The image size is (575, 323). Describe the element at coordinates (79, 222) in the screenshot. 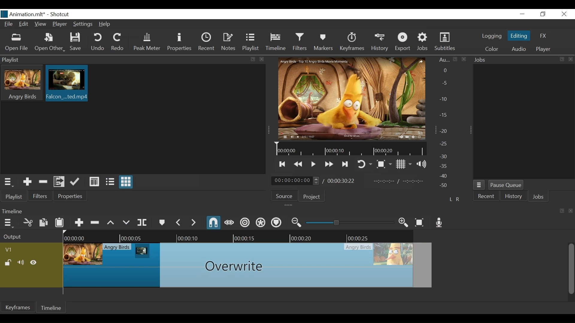

I see `Append` at that location.